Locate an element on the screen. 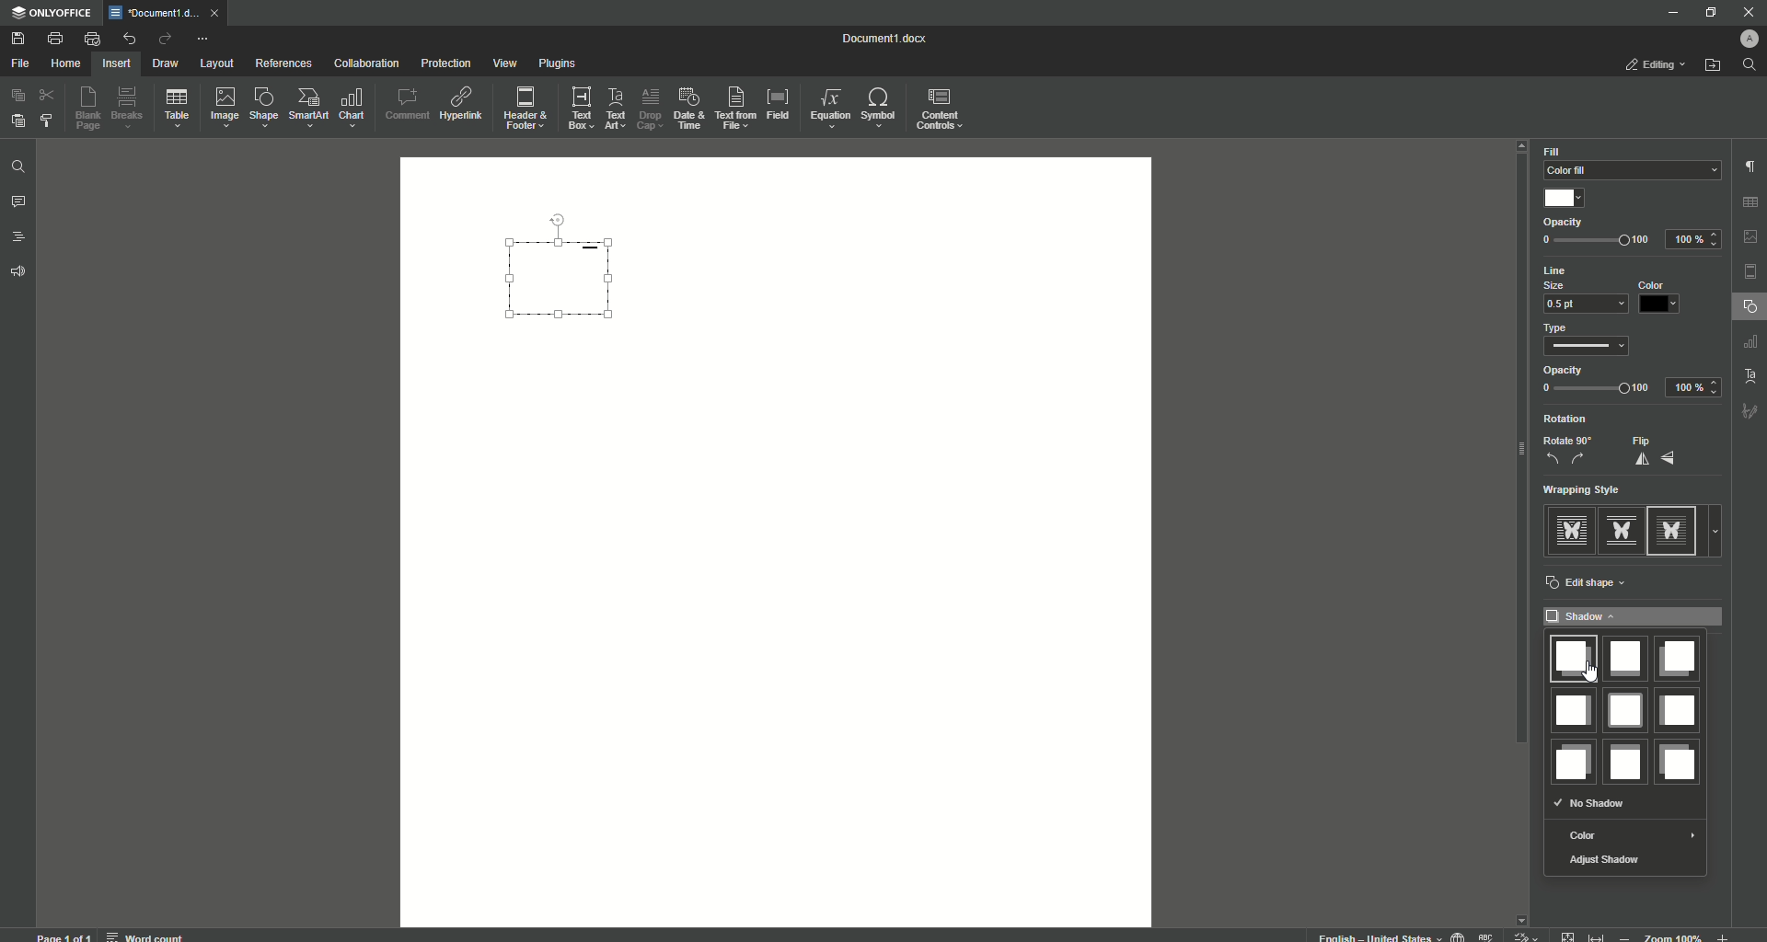 Image resolution: width=1767 pixels, height=942 pixels. Equation is located at coordinates (826, 106).